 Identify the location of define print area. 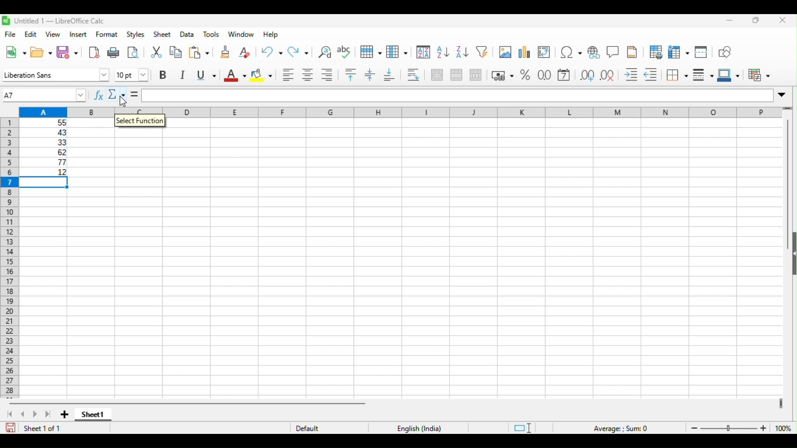
(655, 51).